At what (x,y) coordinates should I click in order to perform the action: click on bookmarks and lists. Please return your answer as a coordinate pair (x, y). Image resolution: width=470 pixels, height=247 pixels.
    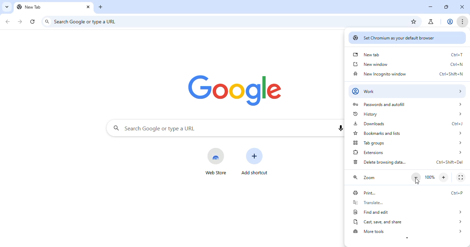
    Looking at the image, I should click on (408, 134).